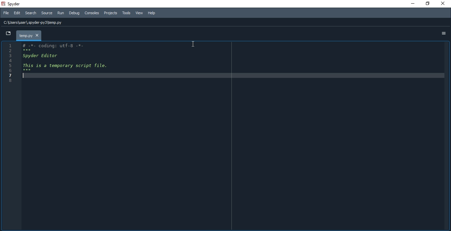  I want to click on Consoles, so click(92, 14).